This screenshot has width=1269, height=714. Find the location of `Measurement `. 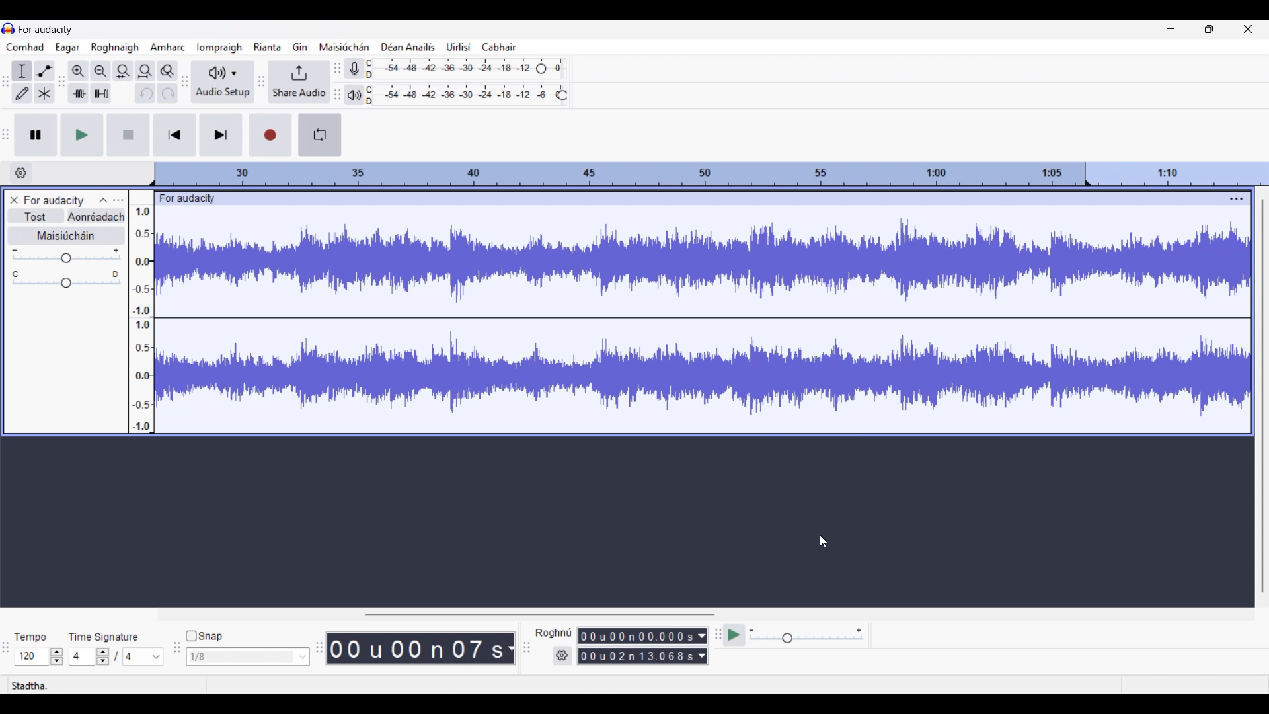

Measurement  is located at coordinates (510, 649).